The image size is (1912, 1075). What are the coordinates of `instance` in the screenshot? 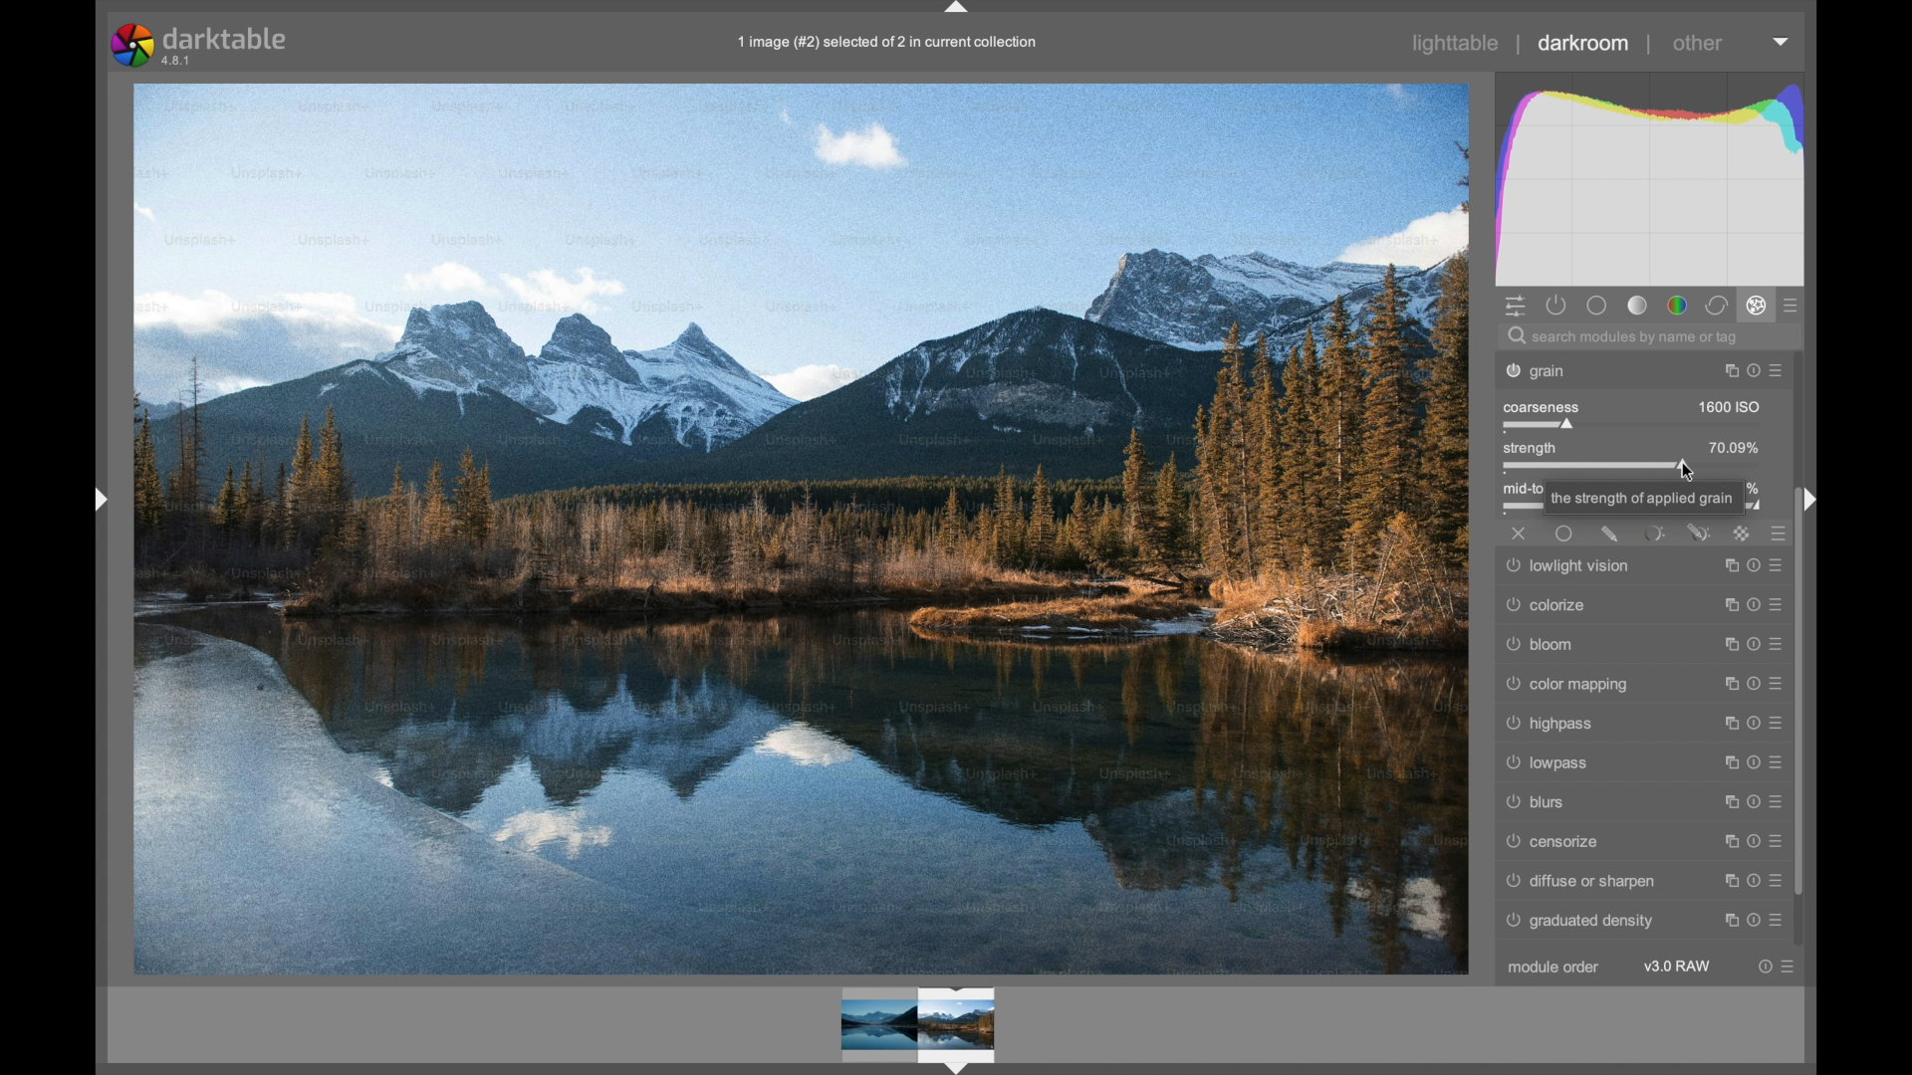 It's located at (1725, 644).